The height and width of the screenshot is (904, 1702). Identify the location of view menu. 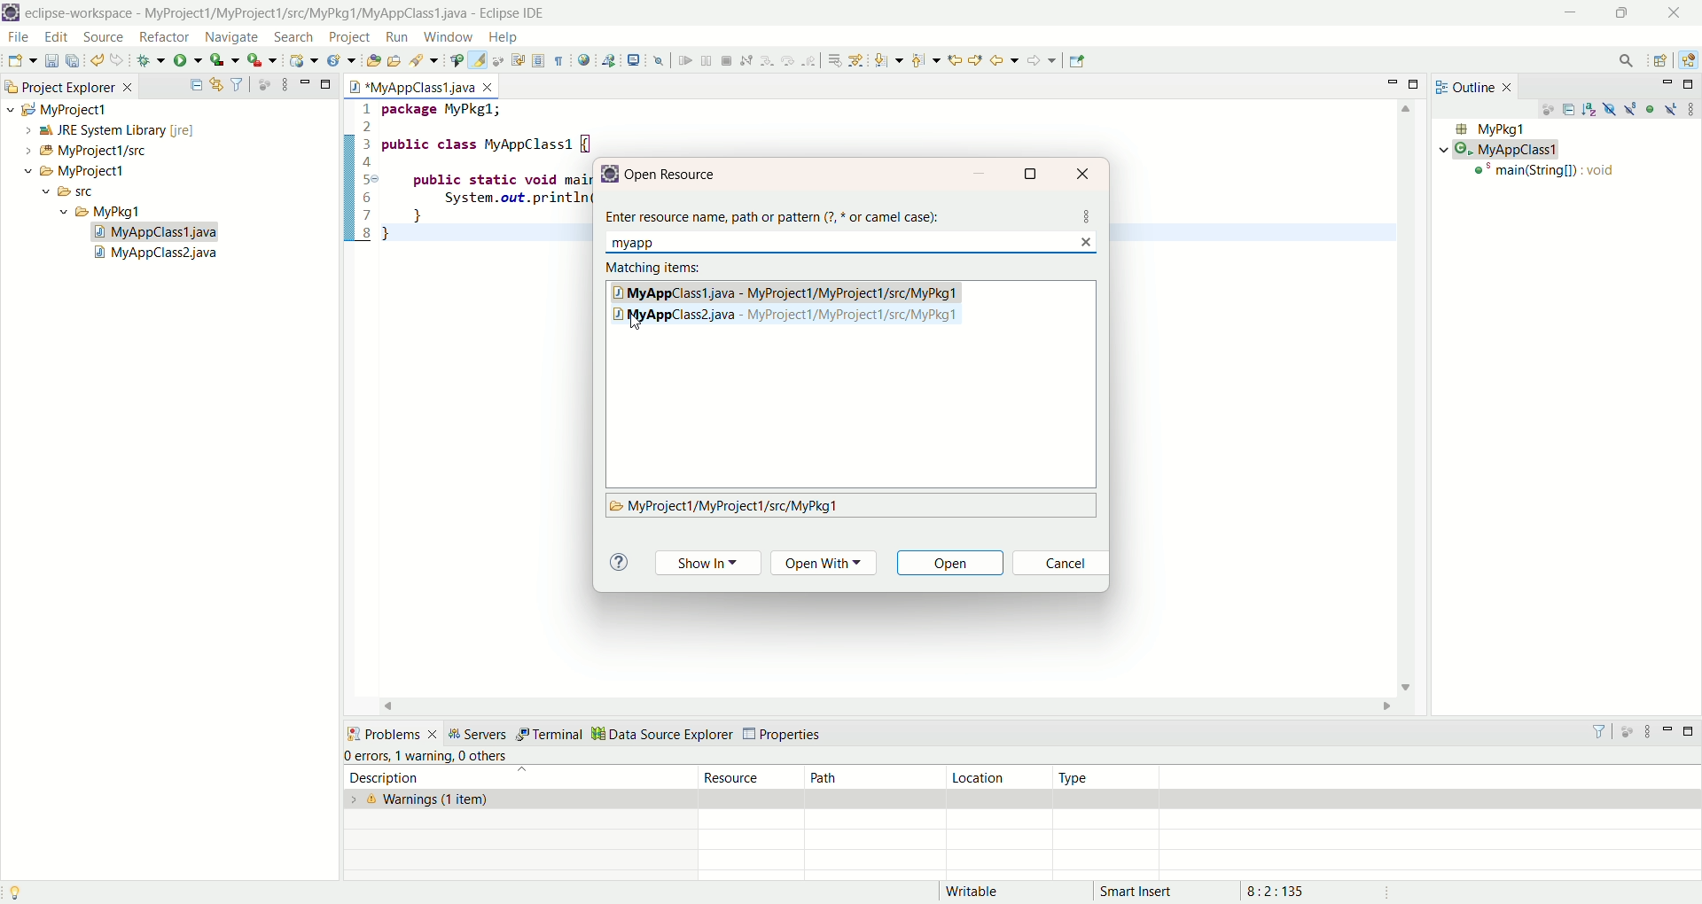
(1647, 732).